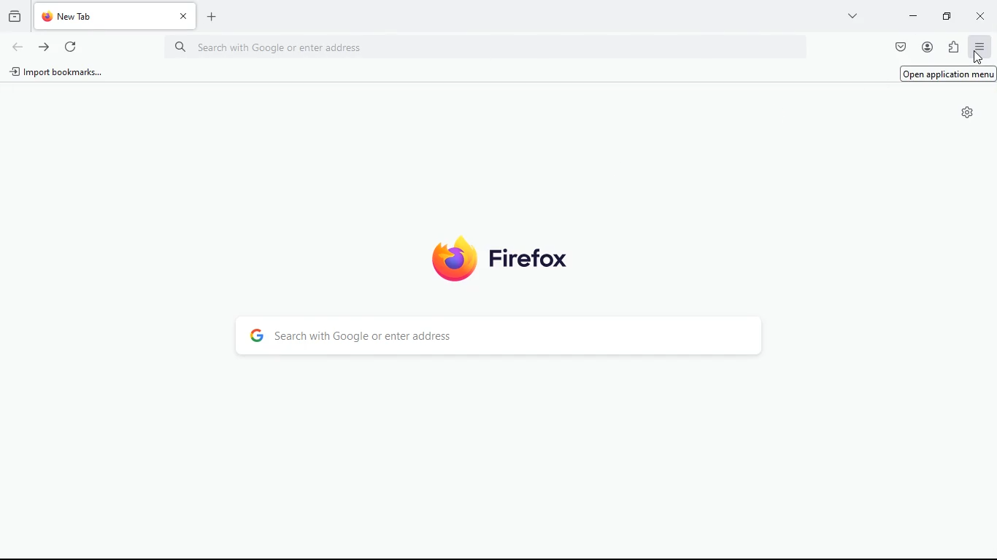 The image size is (997, 560). Describe the element at coordinates (949, 74) in the screenshot. I see `Open application menu` at that location.